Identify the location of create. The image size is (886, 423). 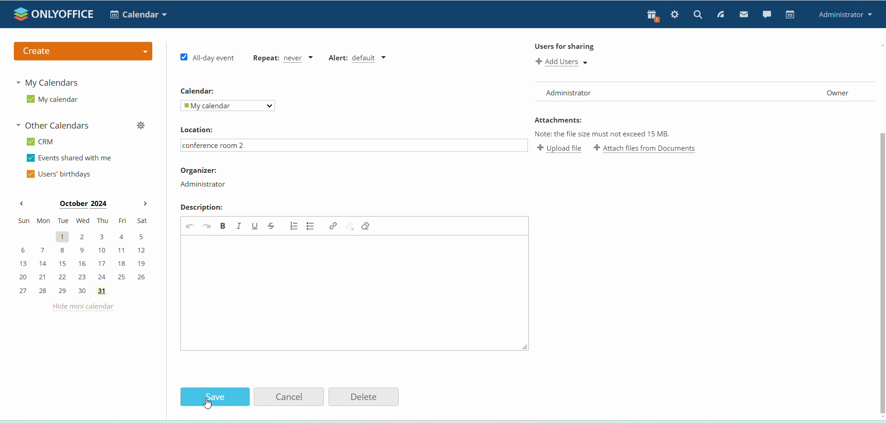
(82, 51).